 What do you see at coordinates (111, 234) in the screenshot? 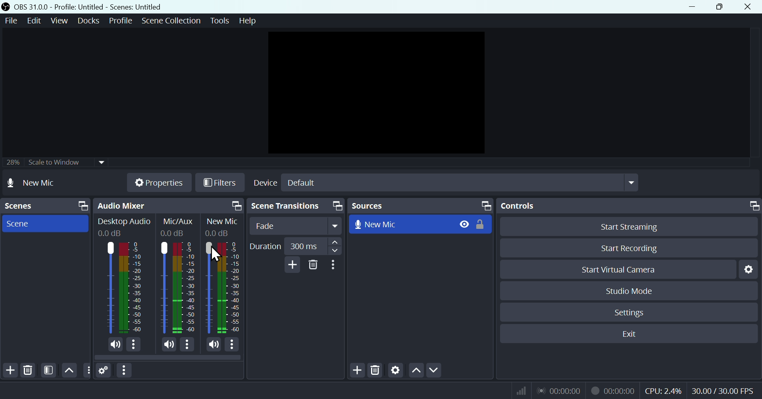
I see `0.0dB` at bounding box center [111, 234].